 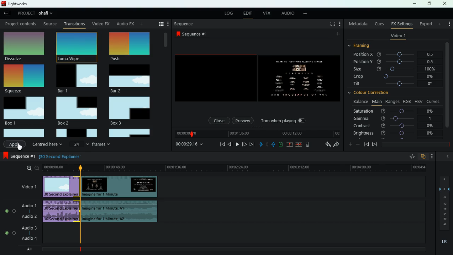 I want to click on frames, so click(x=102, y=144).